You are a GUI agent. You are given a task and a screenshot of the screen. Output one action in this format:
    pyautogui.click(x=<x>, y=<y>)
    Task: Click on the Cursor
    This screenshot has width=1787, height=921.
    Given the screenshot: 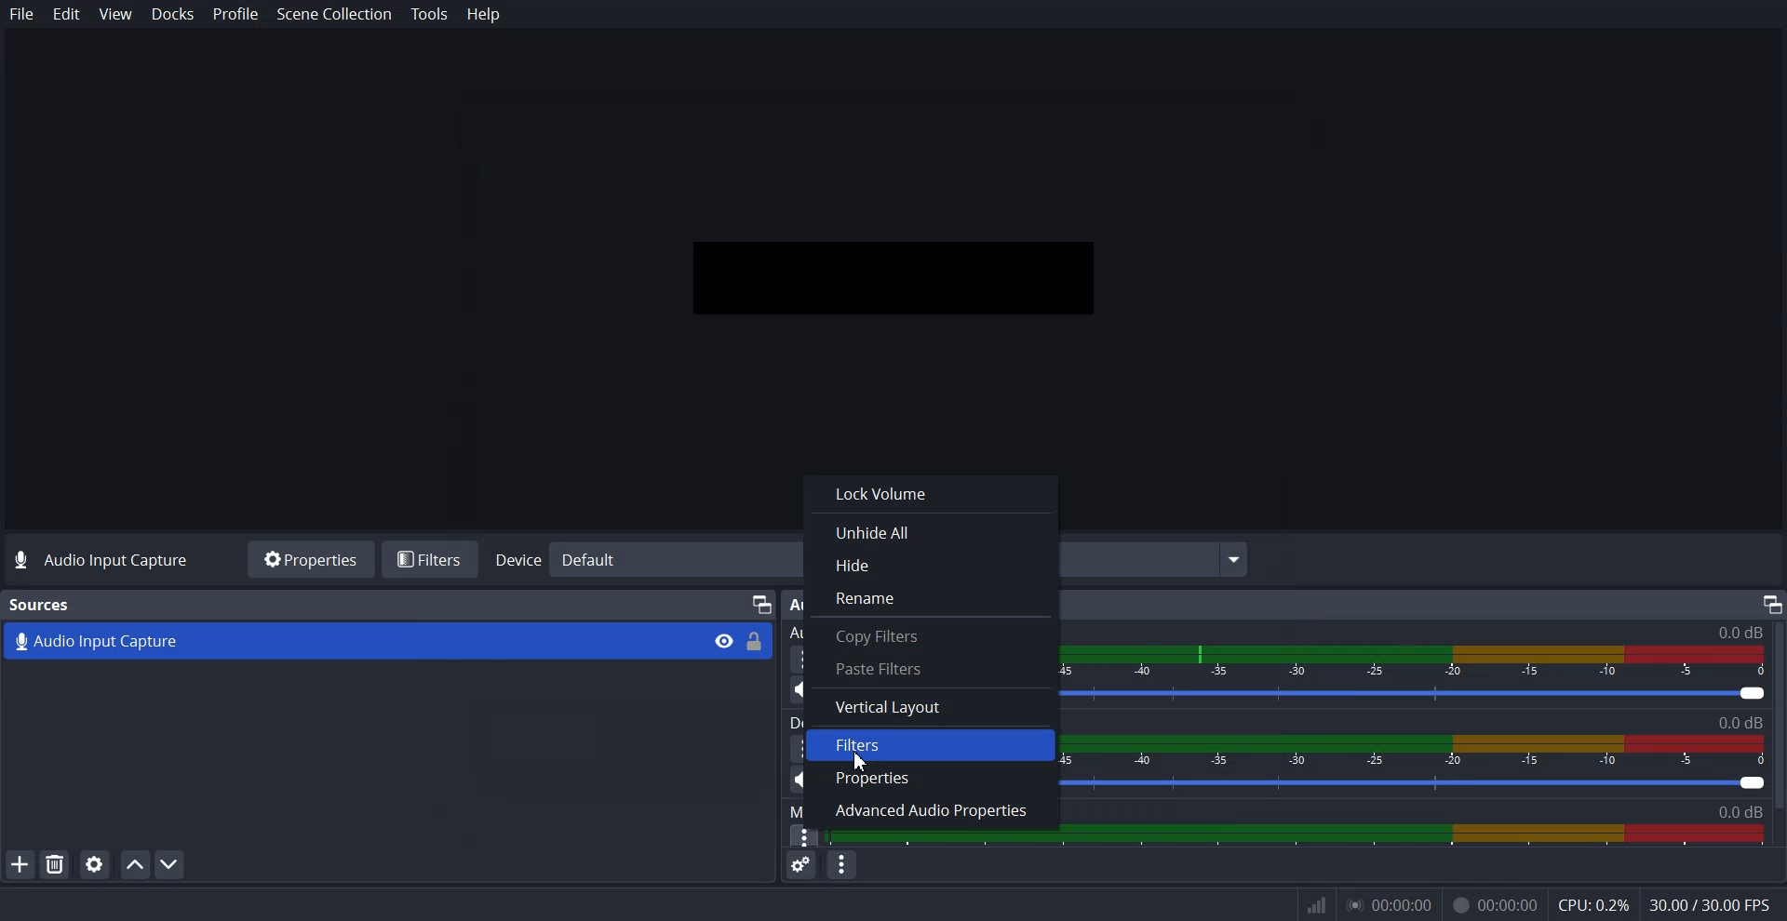 What is the action you would take?
    pyautogui.click(x=860, y=760)
    